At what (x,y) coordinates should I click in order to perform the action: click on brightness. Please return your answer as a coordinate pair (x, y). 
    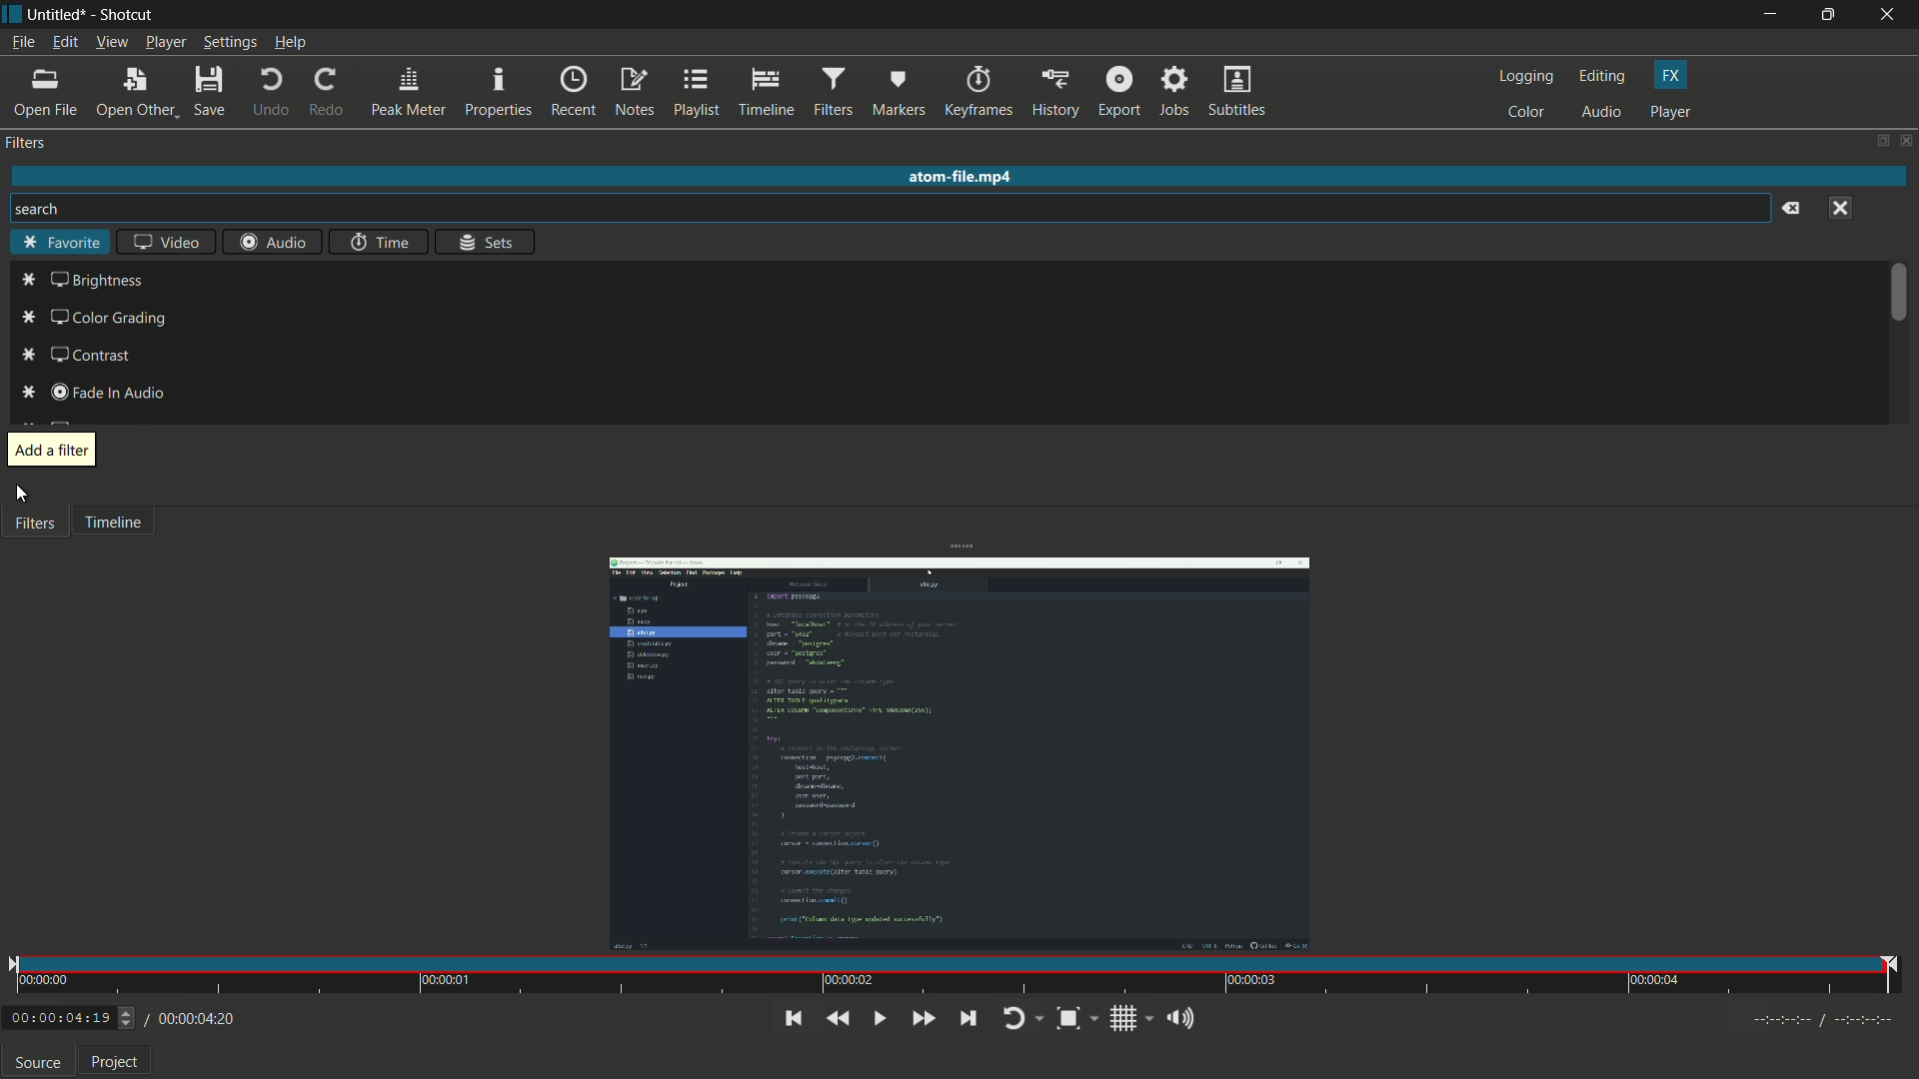
    Looking at the image, I should click on (79, 281).